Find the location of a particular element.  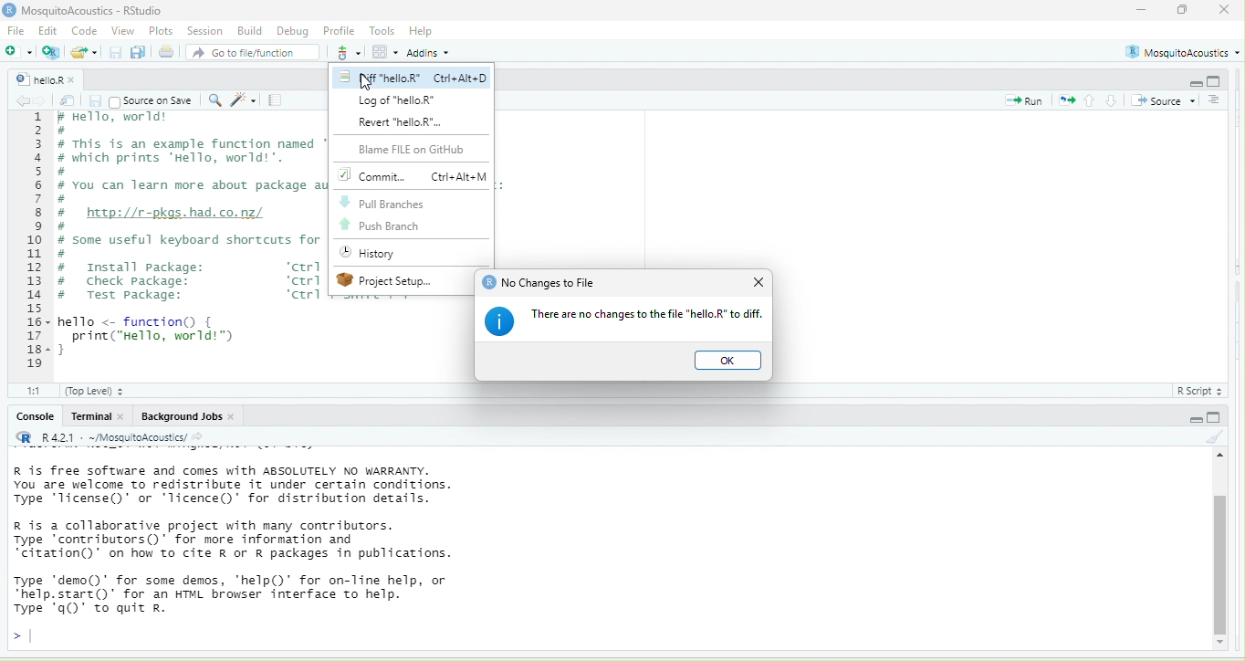

No Changes to File is located at coordinates (554, 281).